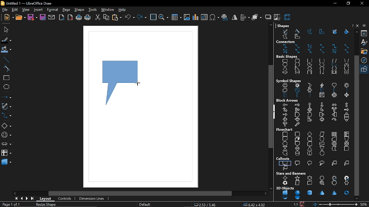 This screenshot has height=207, width=369. I want to click on trapezoid, so click(347, 60).